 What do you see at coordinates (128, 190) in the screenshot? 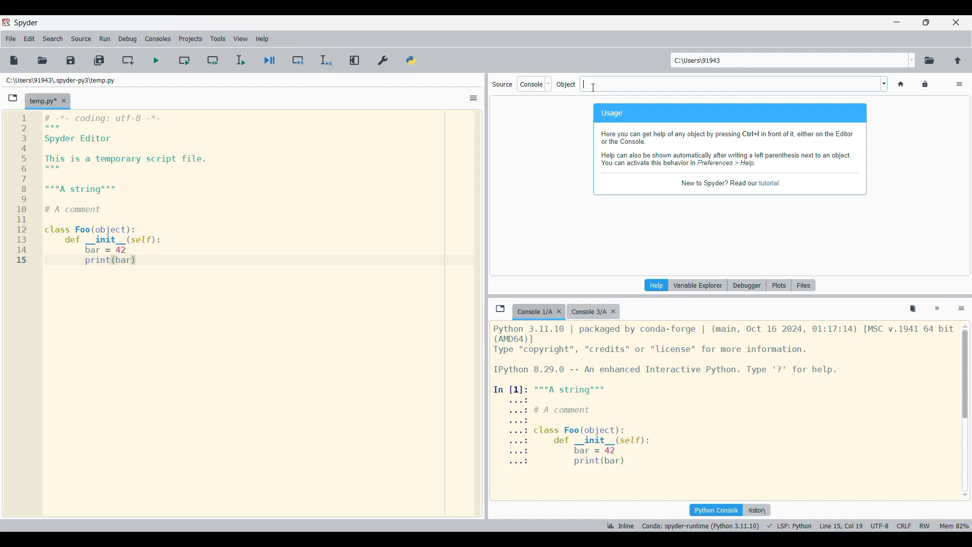
I see `Current code` at bounding box center [128, 190].